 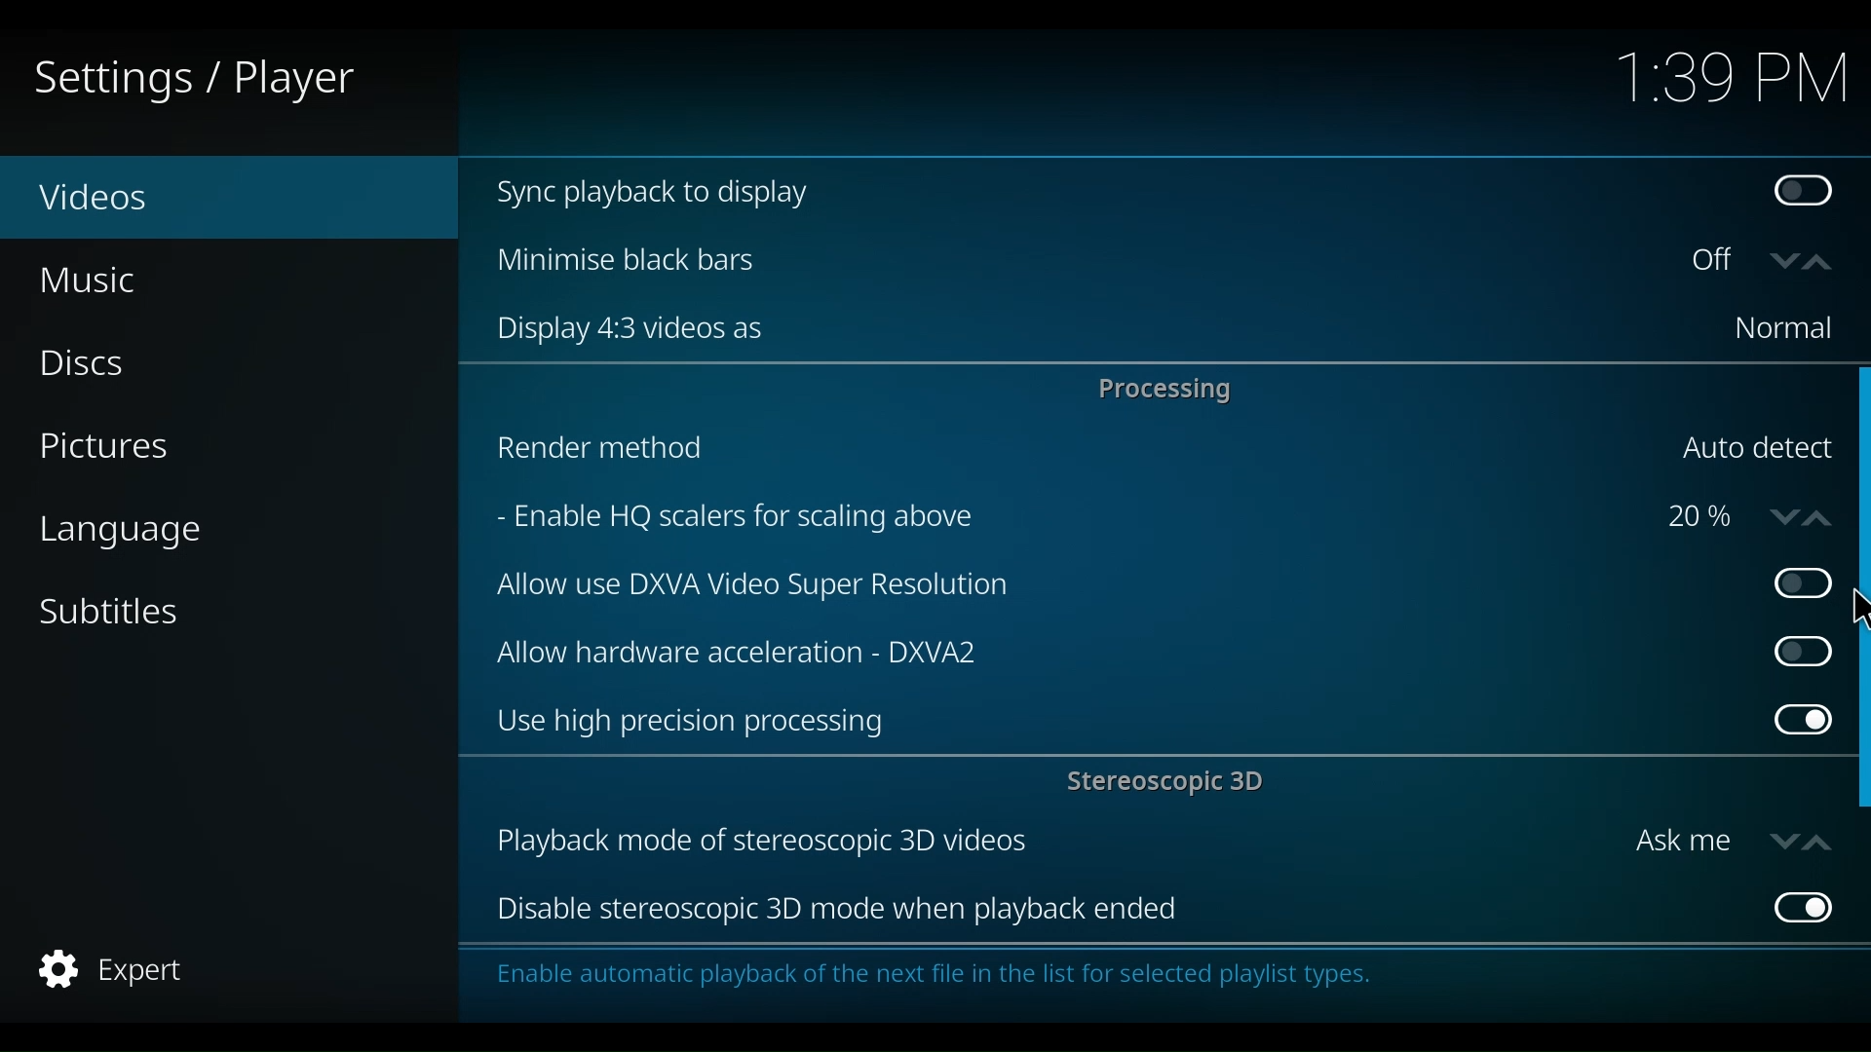 What do you see at coordinates (110, 610) in the screenshot?
I see `Subtitles` at bounding box center [110, 610].